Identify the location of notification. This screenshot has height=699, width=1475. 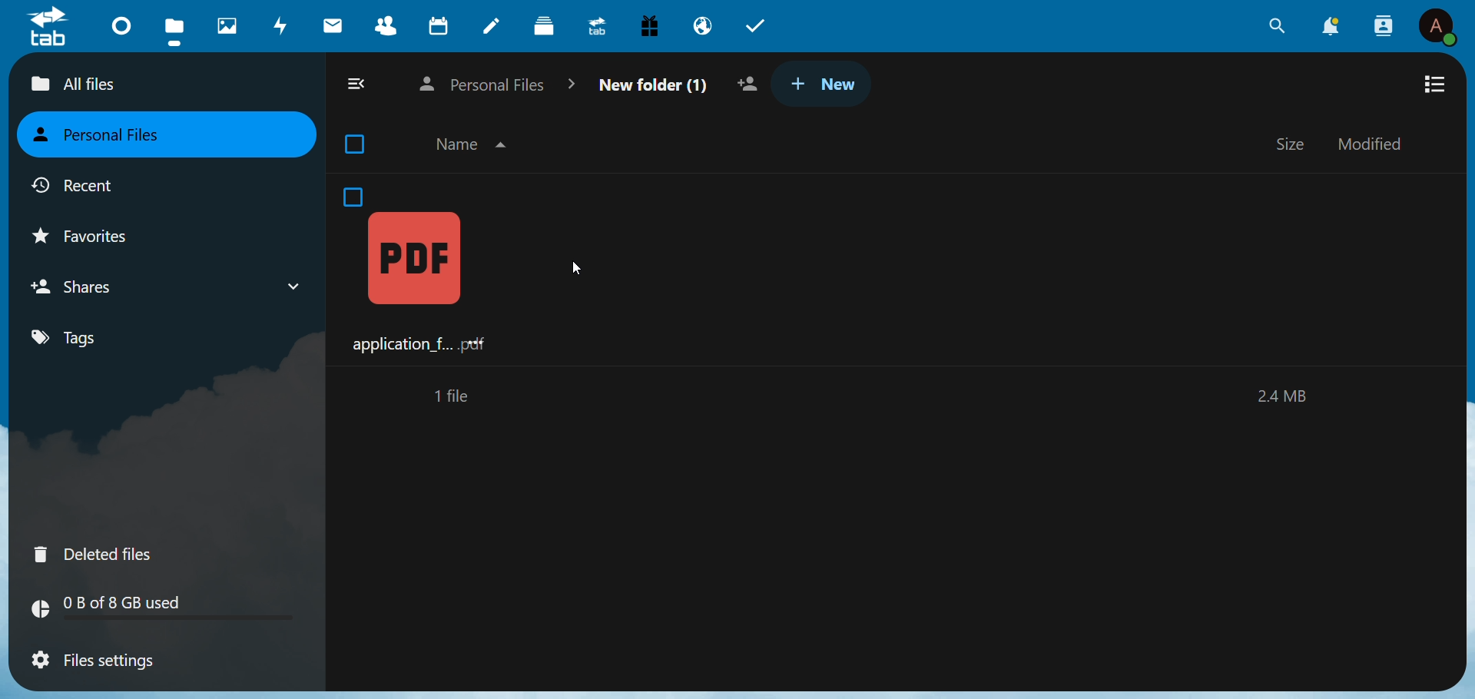
(1331, 28).